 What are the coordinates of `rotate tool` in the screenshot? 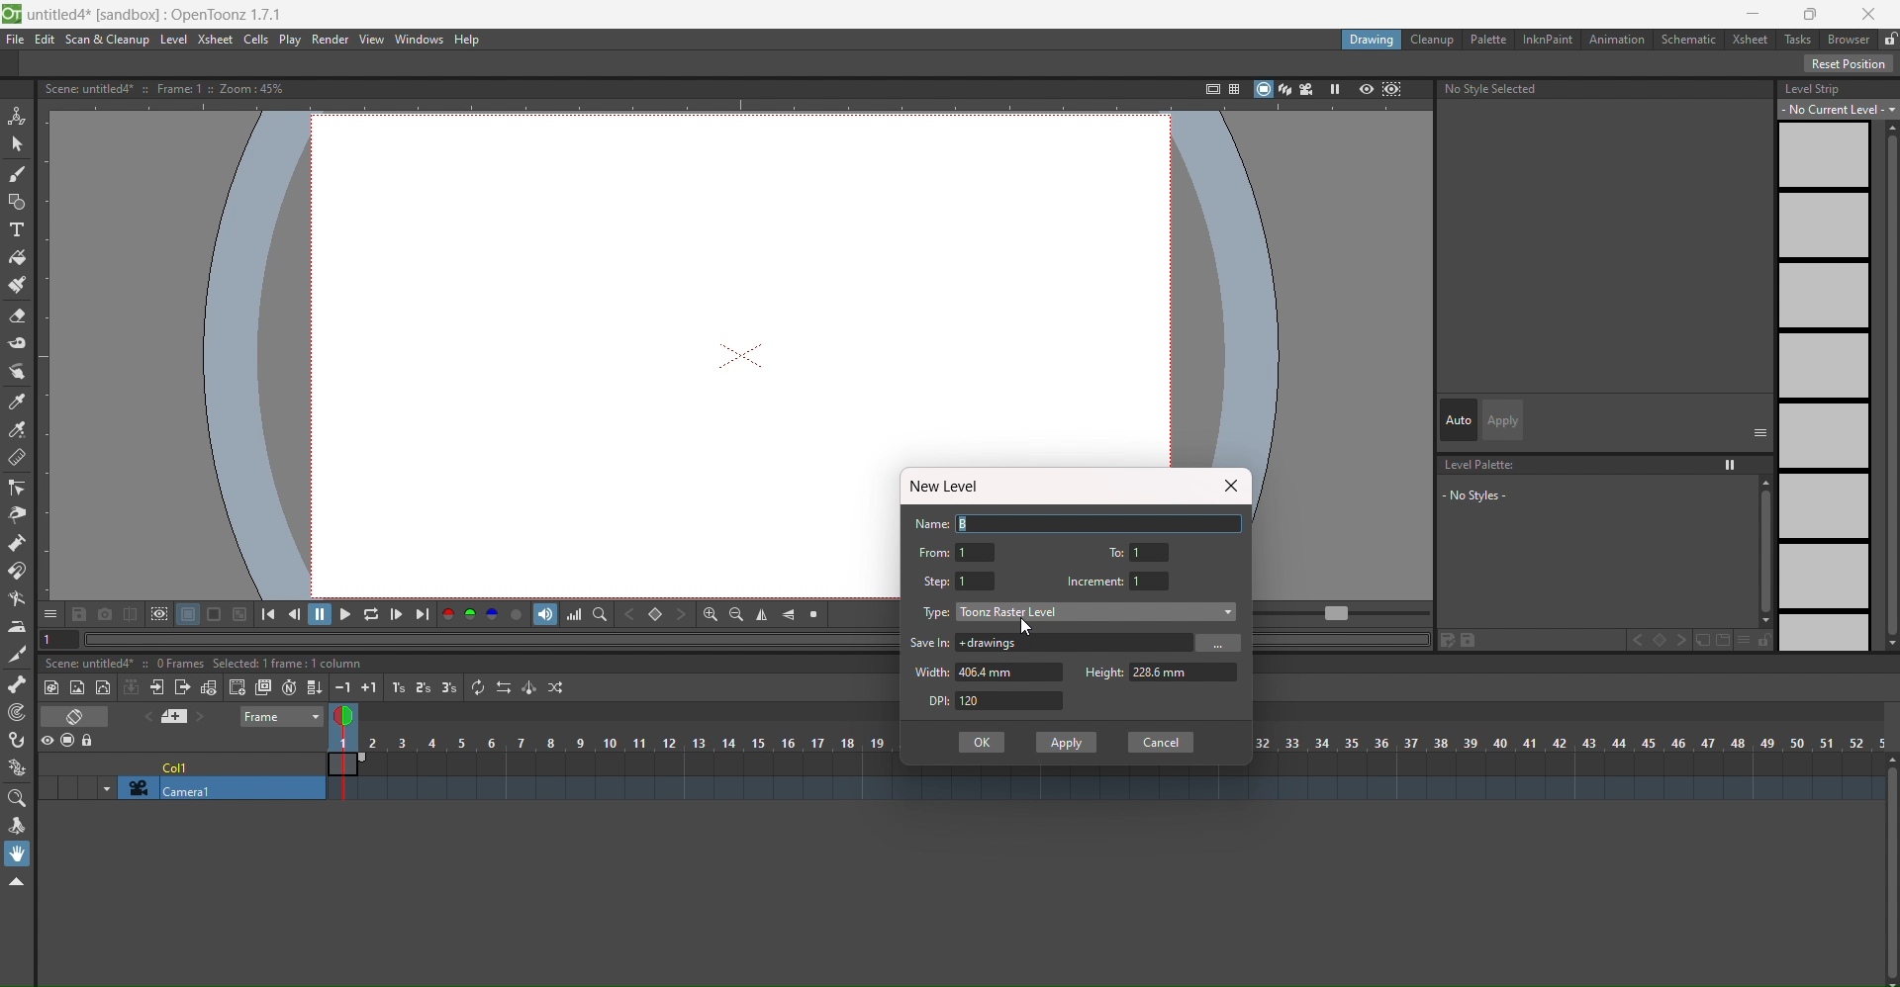 It's located at (16, 827).